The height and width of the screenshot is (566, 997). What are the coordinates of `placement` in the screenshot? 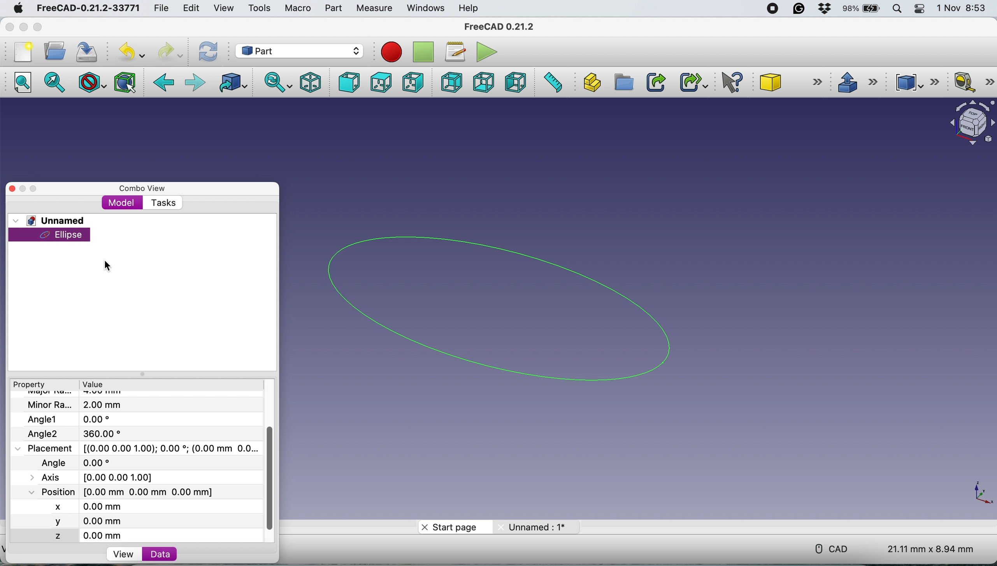 It's located at (144, 448).